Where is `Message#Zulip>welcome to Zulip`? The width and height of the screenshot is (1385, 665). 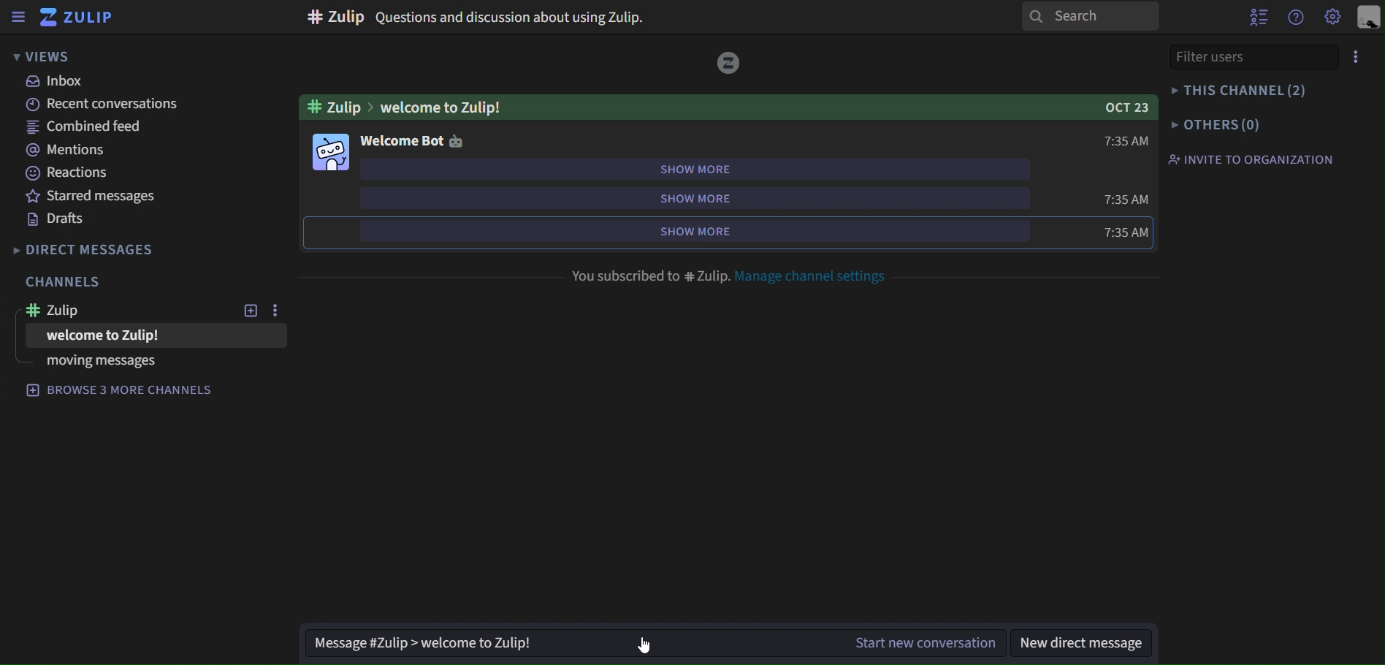 Message#Zulip>welcome to Zulip is located at coordinates (425, 642).